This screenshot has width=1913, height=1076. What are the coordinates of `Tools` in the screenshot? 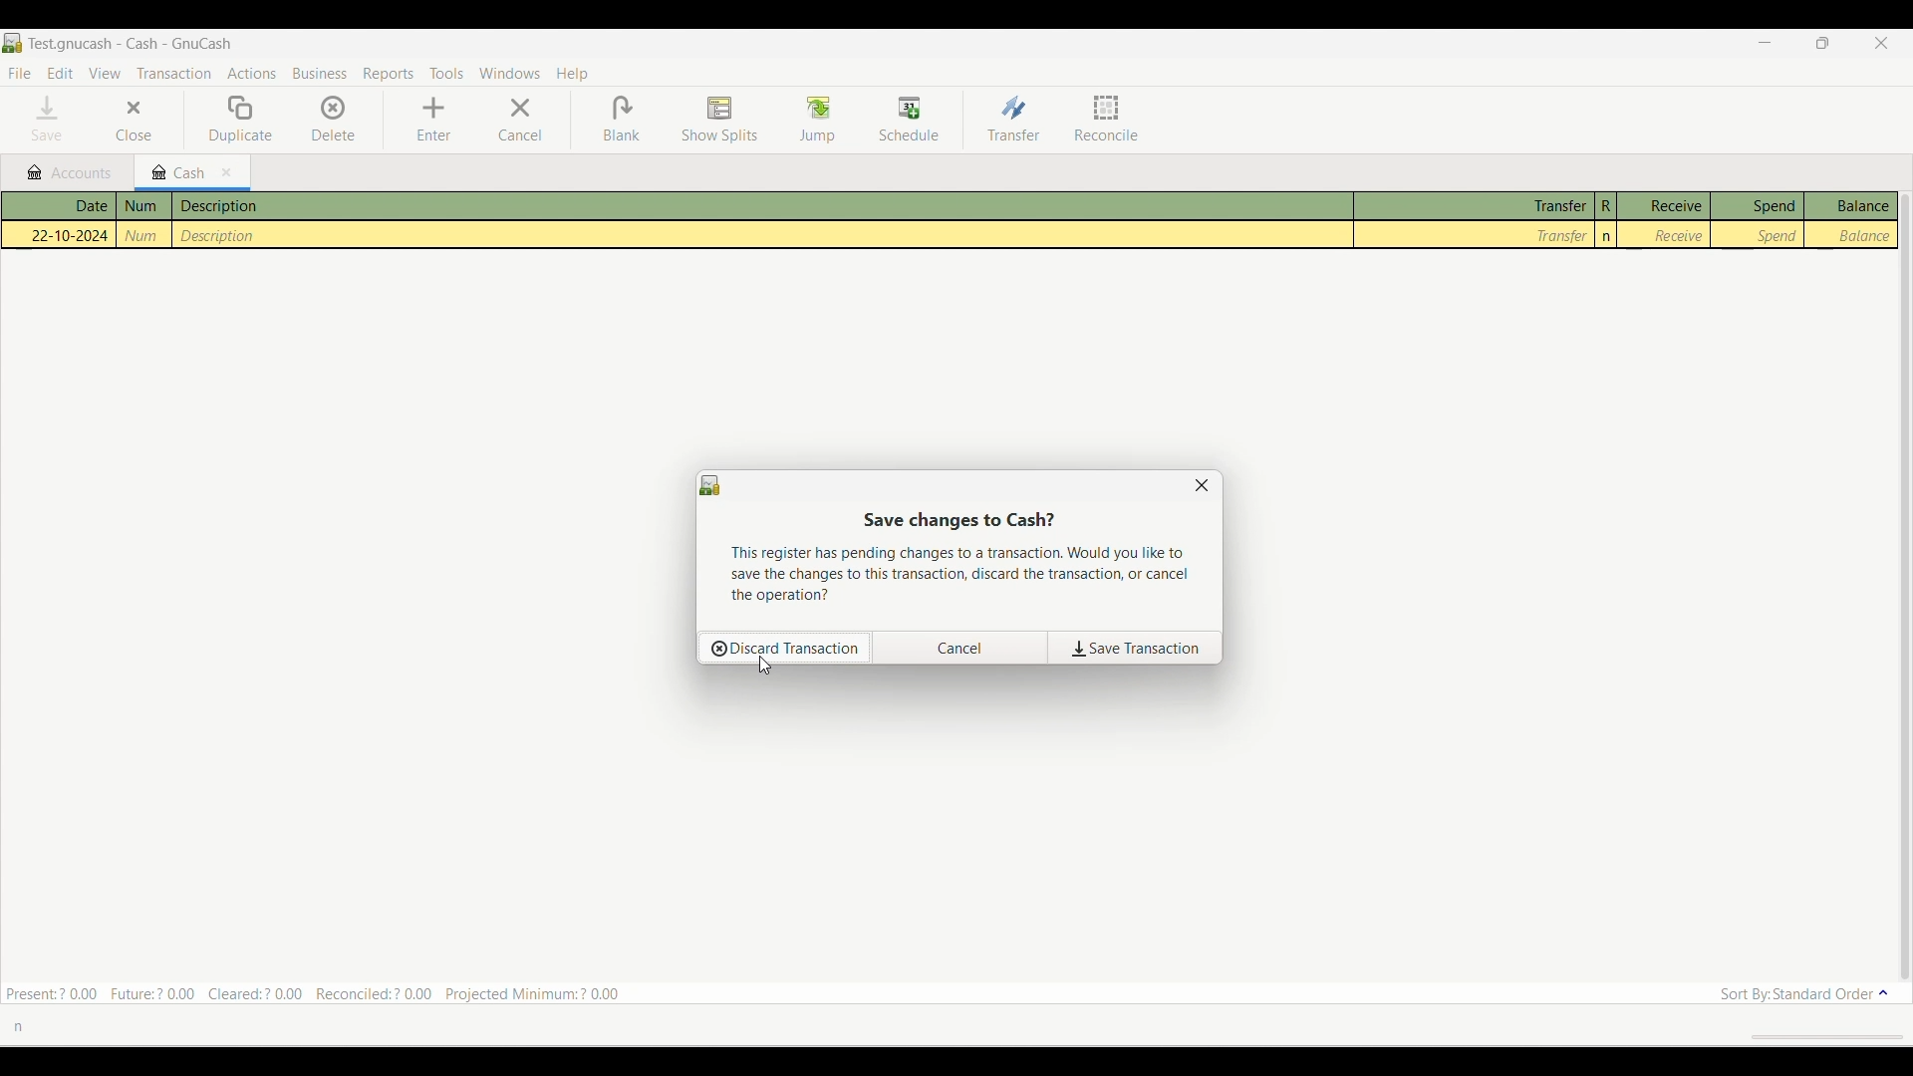 It's located at (447, 73).